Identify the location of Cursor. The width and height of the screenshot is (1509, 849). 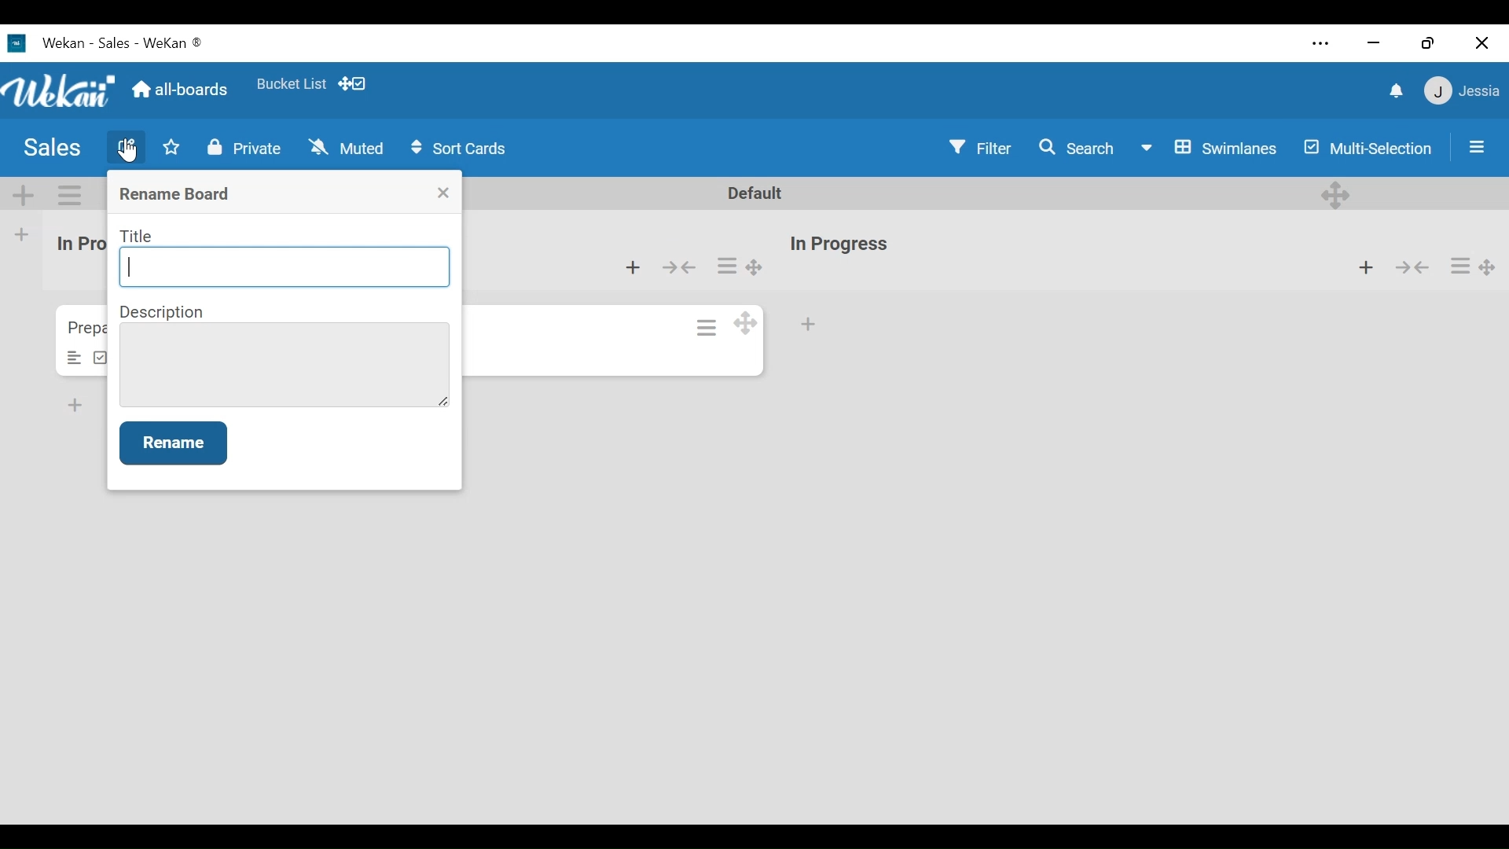
(130, 151).